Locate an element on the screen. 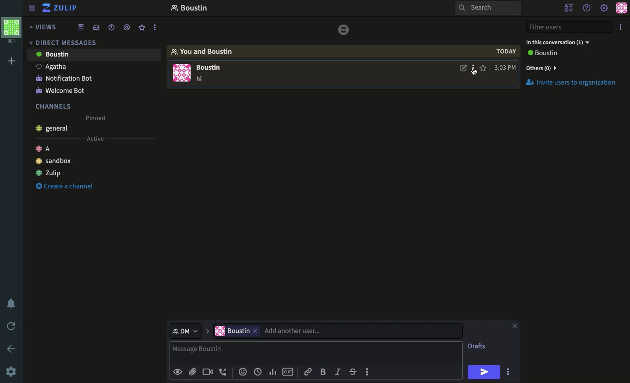  Drafts is located at coordinates (478, 346).